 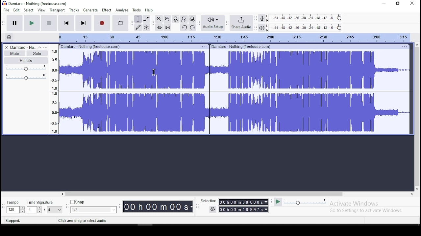 I want to click on view, so click(x=42, y=10).